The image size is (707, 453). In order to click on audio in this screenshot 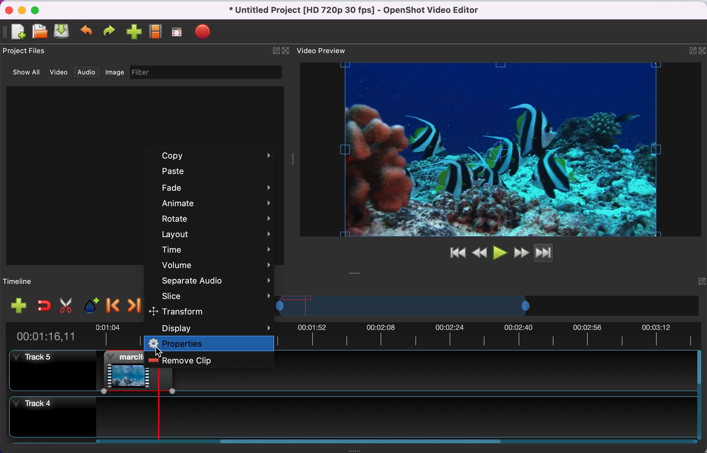, I will do `click(86, 72)`.